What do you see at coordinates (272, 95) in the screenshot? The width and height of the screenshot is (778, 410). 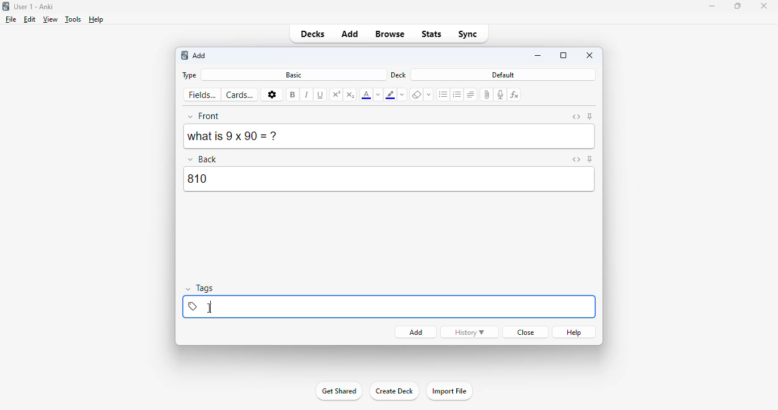 I see `options` at bounding box center [272, 95].